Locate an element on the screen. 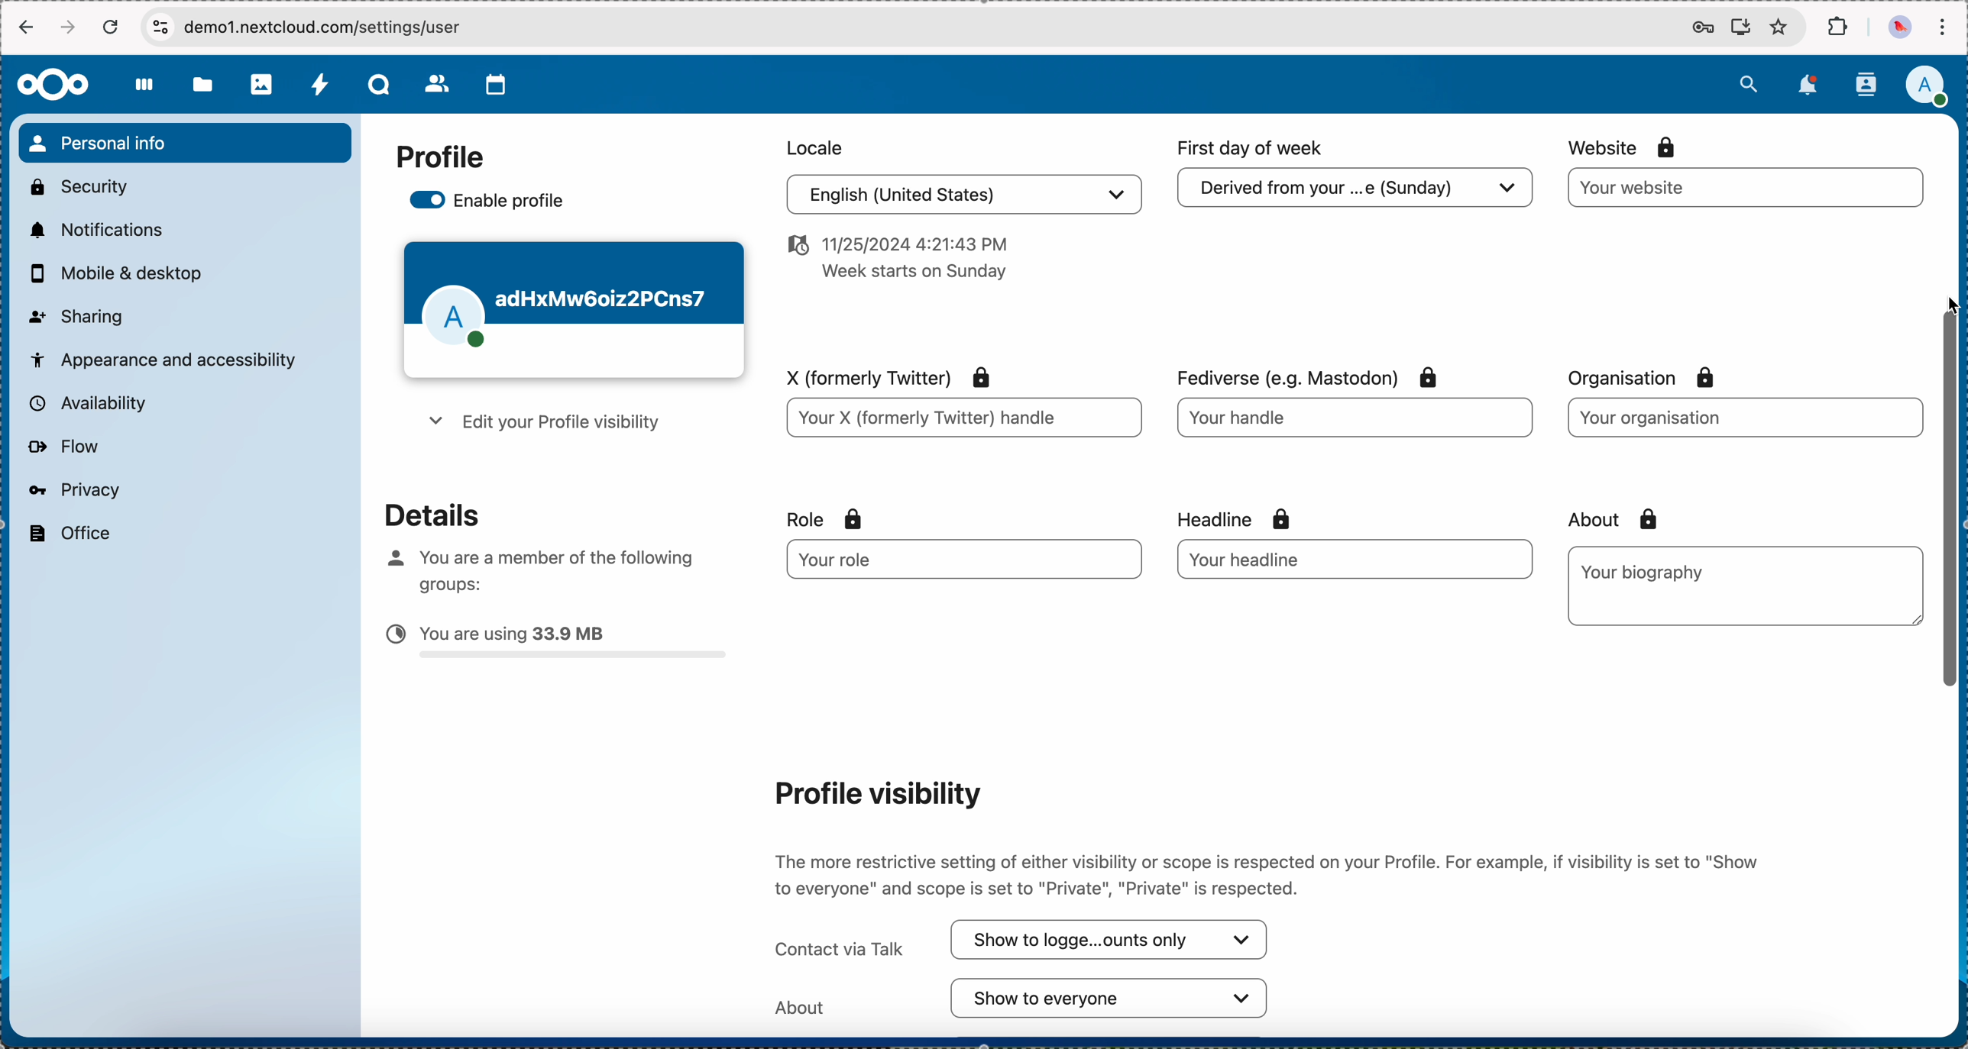  capacity is located at coordinates (557, 645).